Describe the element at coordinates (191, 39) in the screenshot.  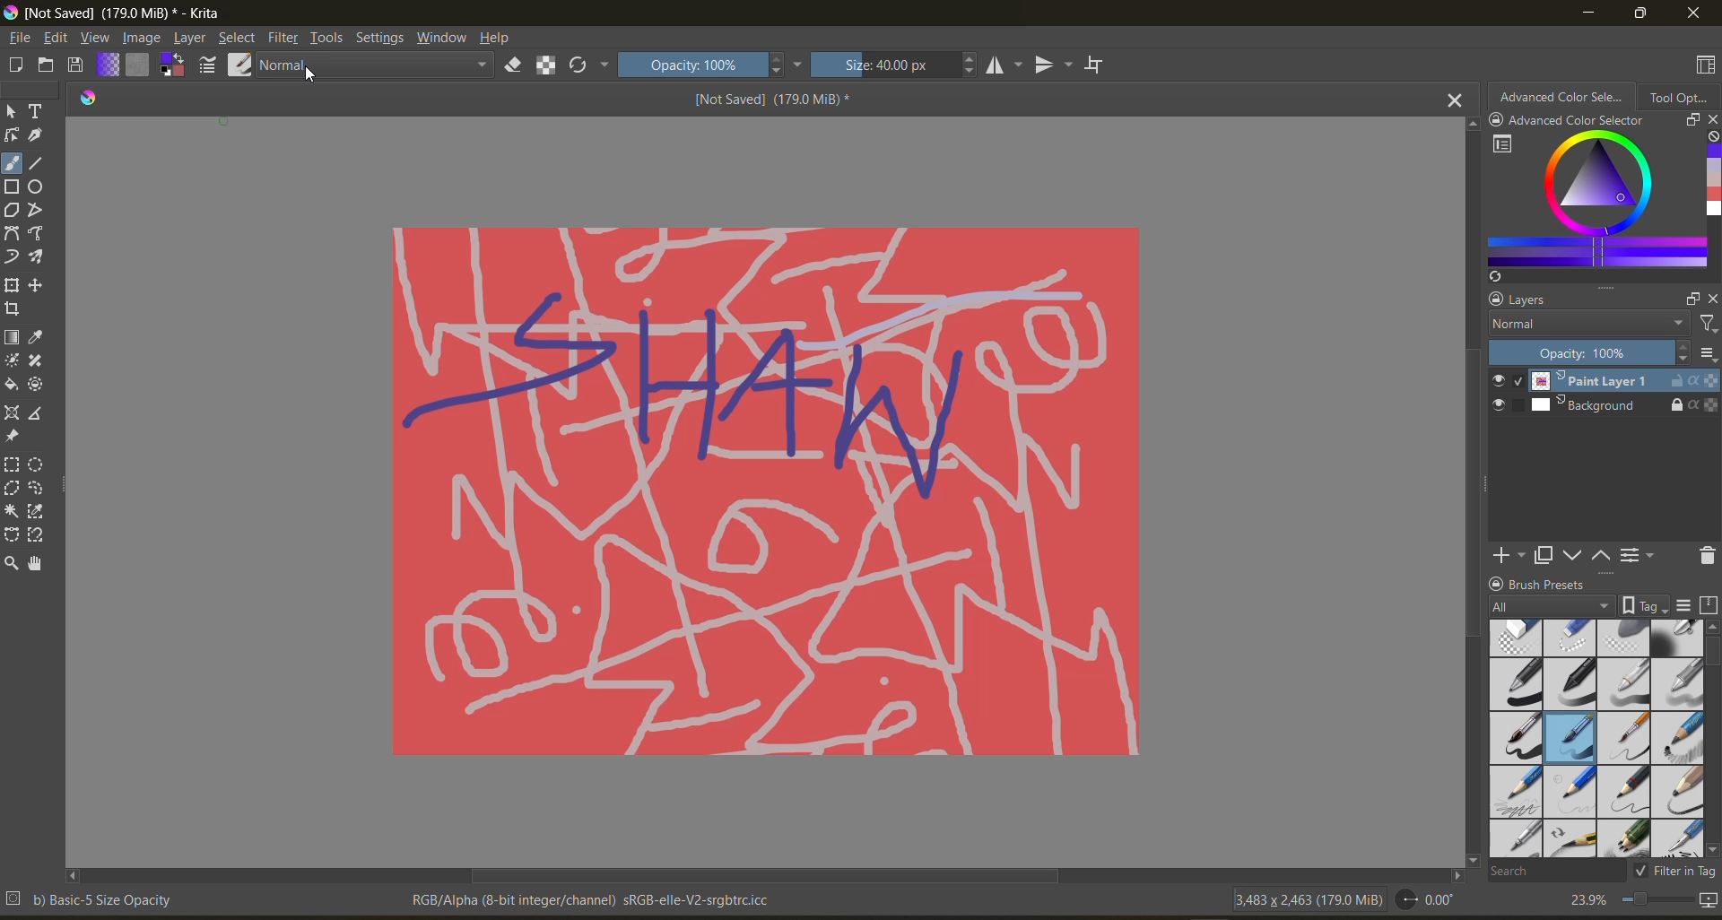
I see `layer` at that location.